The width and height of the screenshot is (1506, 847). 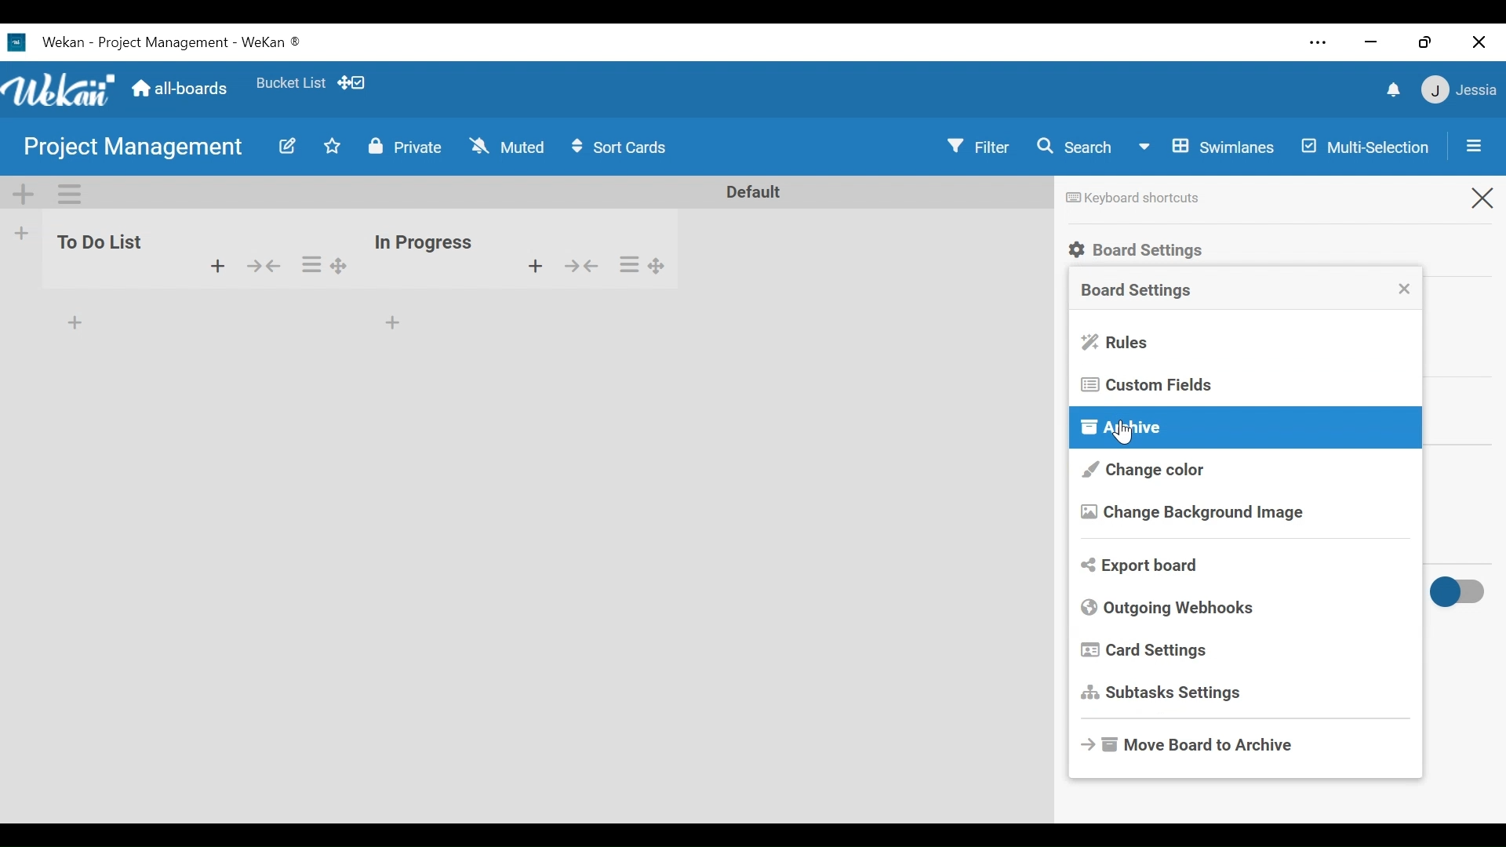 I want to click on Outgoing Webhooks, so click(x=1170, y=607).